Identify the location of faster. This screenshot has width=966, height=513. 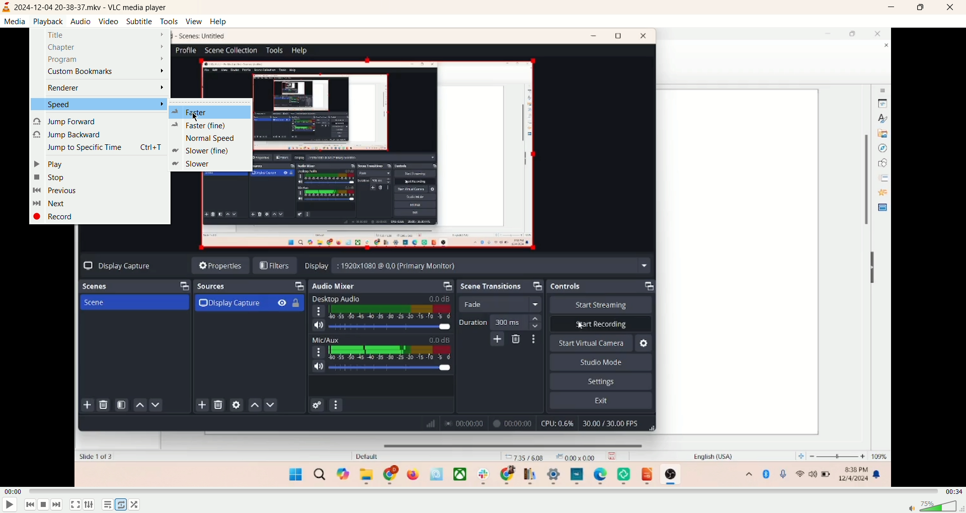
(203, 125).